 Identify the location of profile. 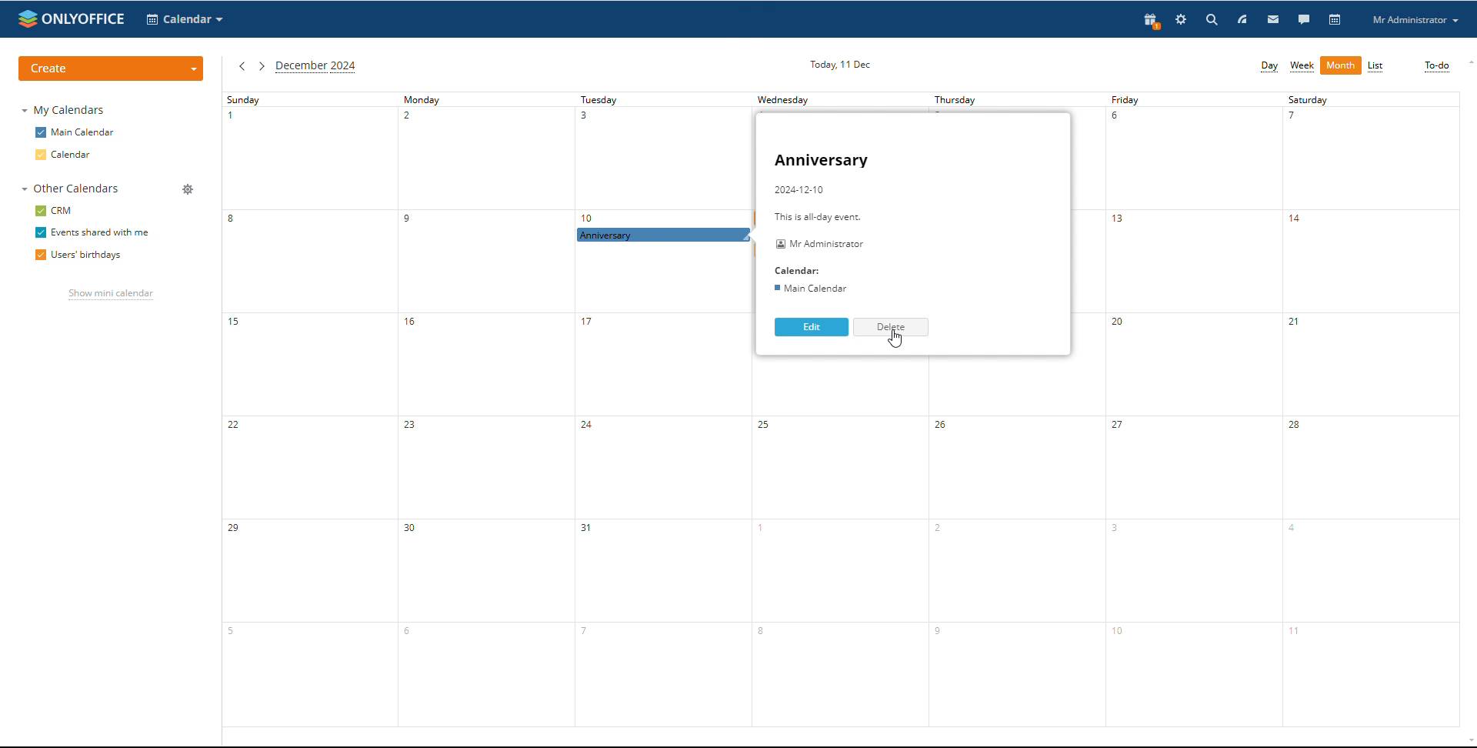
(1414, 20).